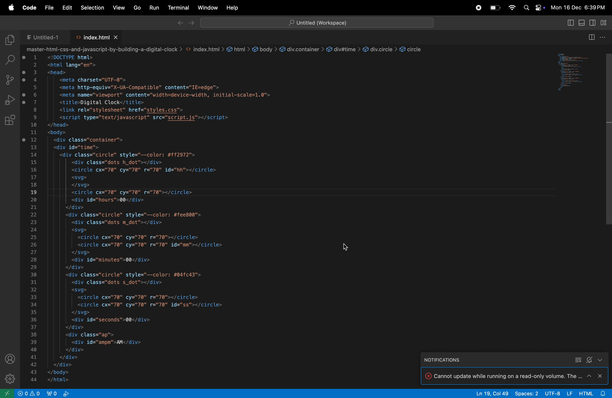 This screenshot has height=398, width=612. I want to click on code, so click(29, 8).